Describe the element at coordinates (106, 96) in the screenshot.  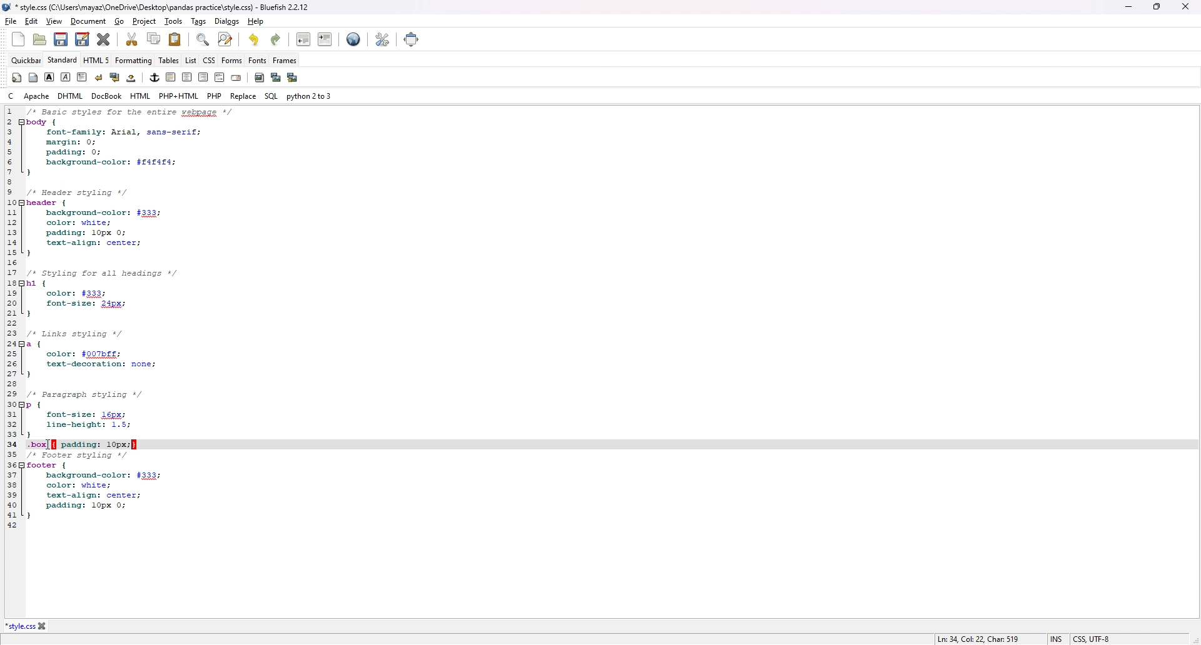
I see `docbook` at that location.